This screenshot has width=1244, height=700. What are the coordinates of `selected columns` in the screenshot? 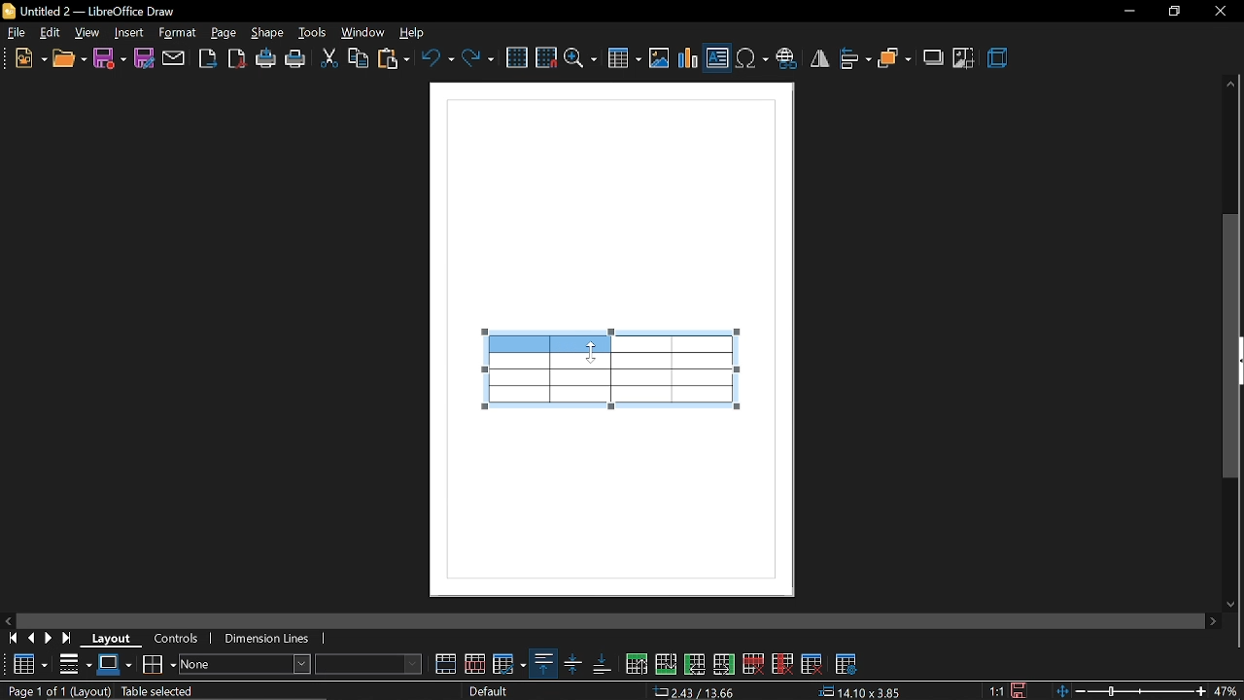 It's located at (554, 349).